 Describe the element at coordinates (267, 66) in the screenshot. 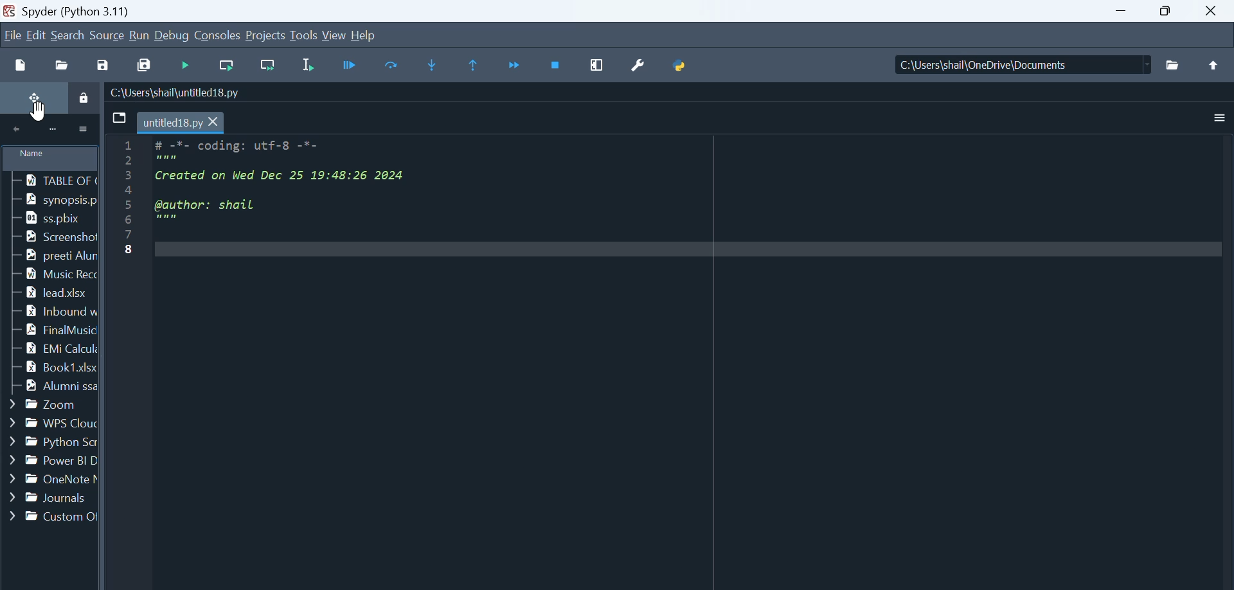

I see `Run current file and go to the next one` at that location.